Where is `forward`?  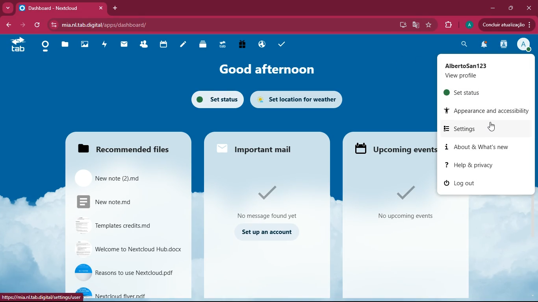
forward is located at coordinates (24, 25).